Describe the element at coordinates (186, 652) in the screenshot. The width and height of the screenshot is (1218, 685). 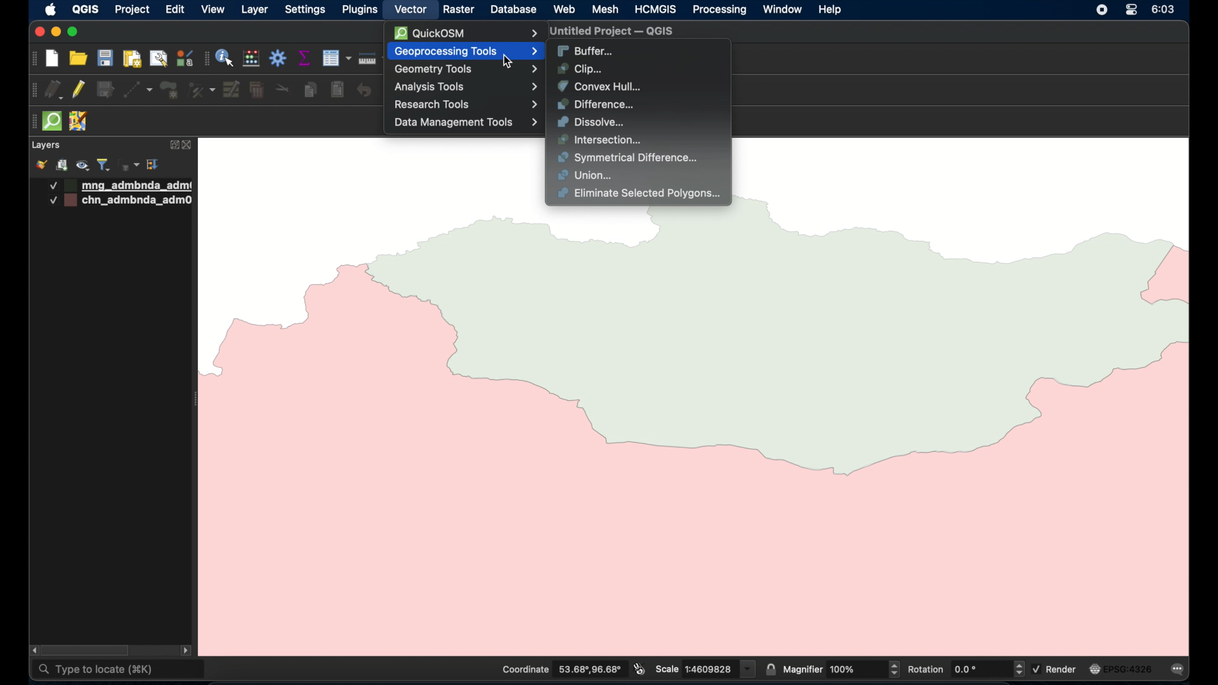
I see `scroll right` at that location.